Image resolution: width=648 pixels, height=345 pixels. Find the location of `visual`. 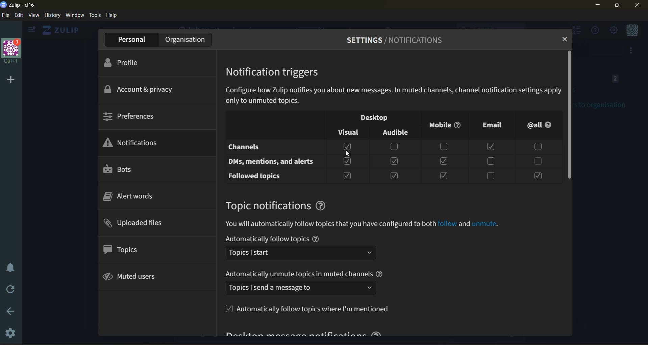

visual is located at coordinates (348, 132).